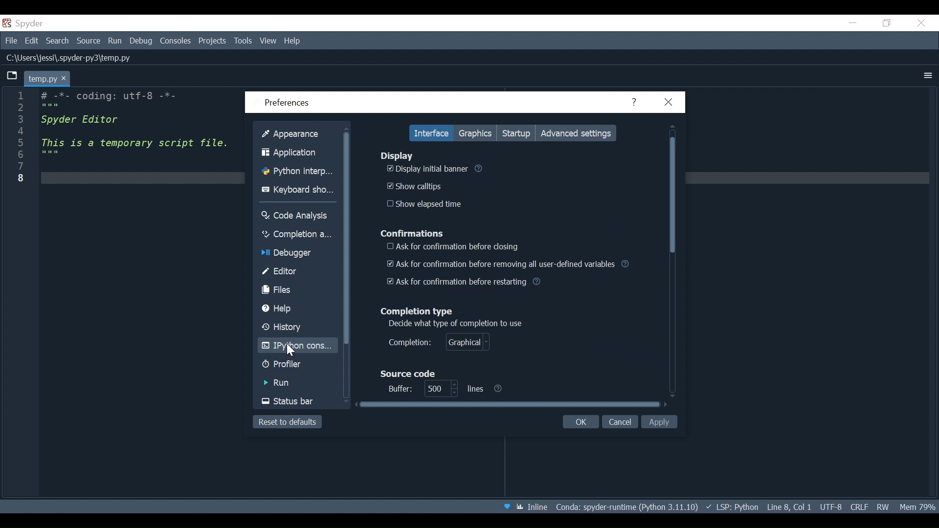 This screenshot has width=939, height=528. Describe the element at coordinates (452, 247) in the screenshot. I see `(un)check Ask for confirmation before closing` at that location.